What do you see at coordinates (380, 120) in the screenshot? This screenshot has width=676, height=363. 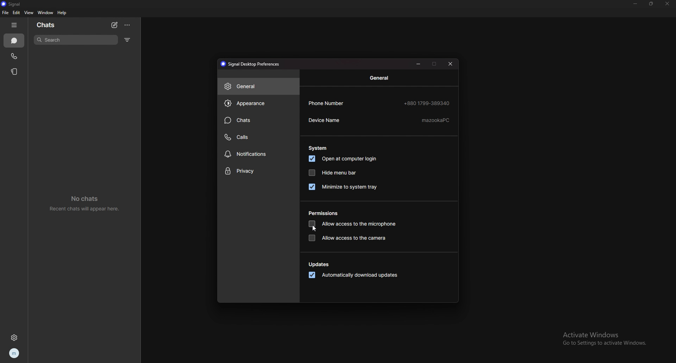 I see `device name` at bounding box center [380, 120].